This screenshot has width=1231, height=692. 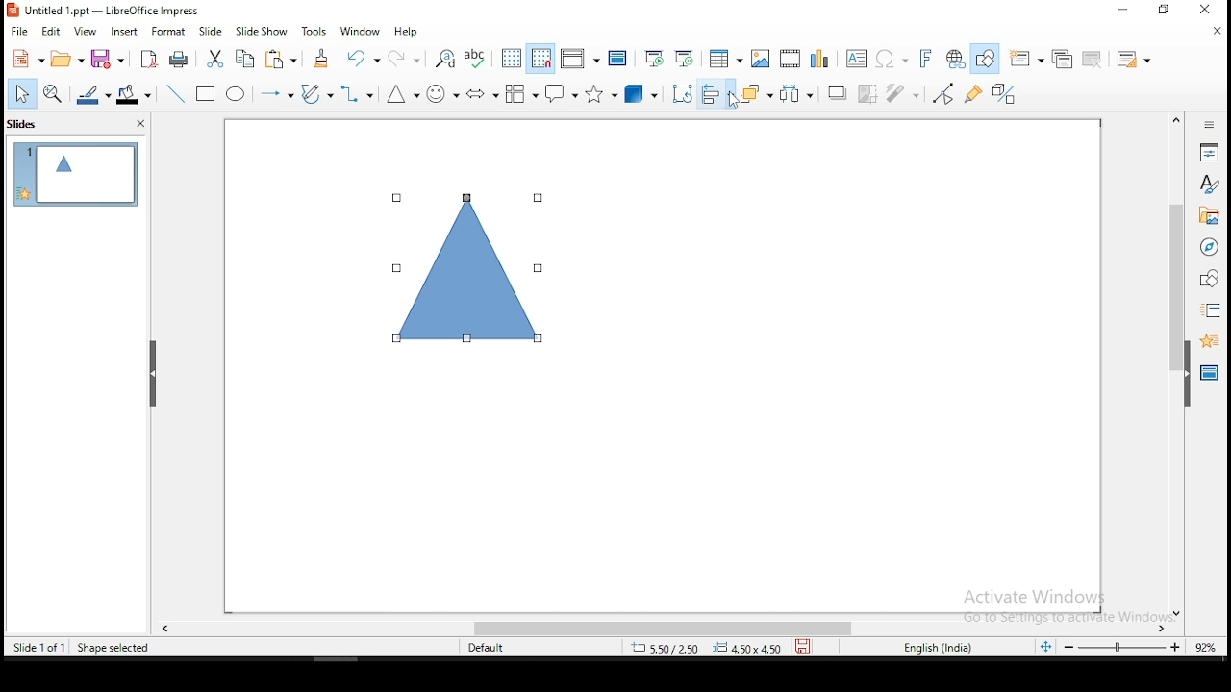 What do you see at coordinates (760, 57) in the screenshot?
I see `images` at bounding box center [760, 57].